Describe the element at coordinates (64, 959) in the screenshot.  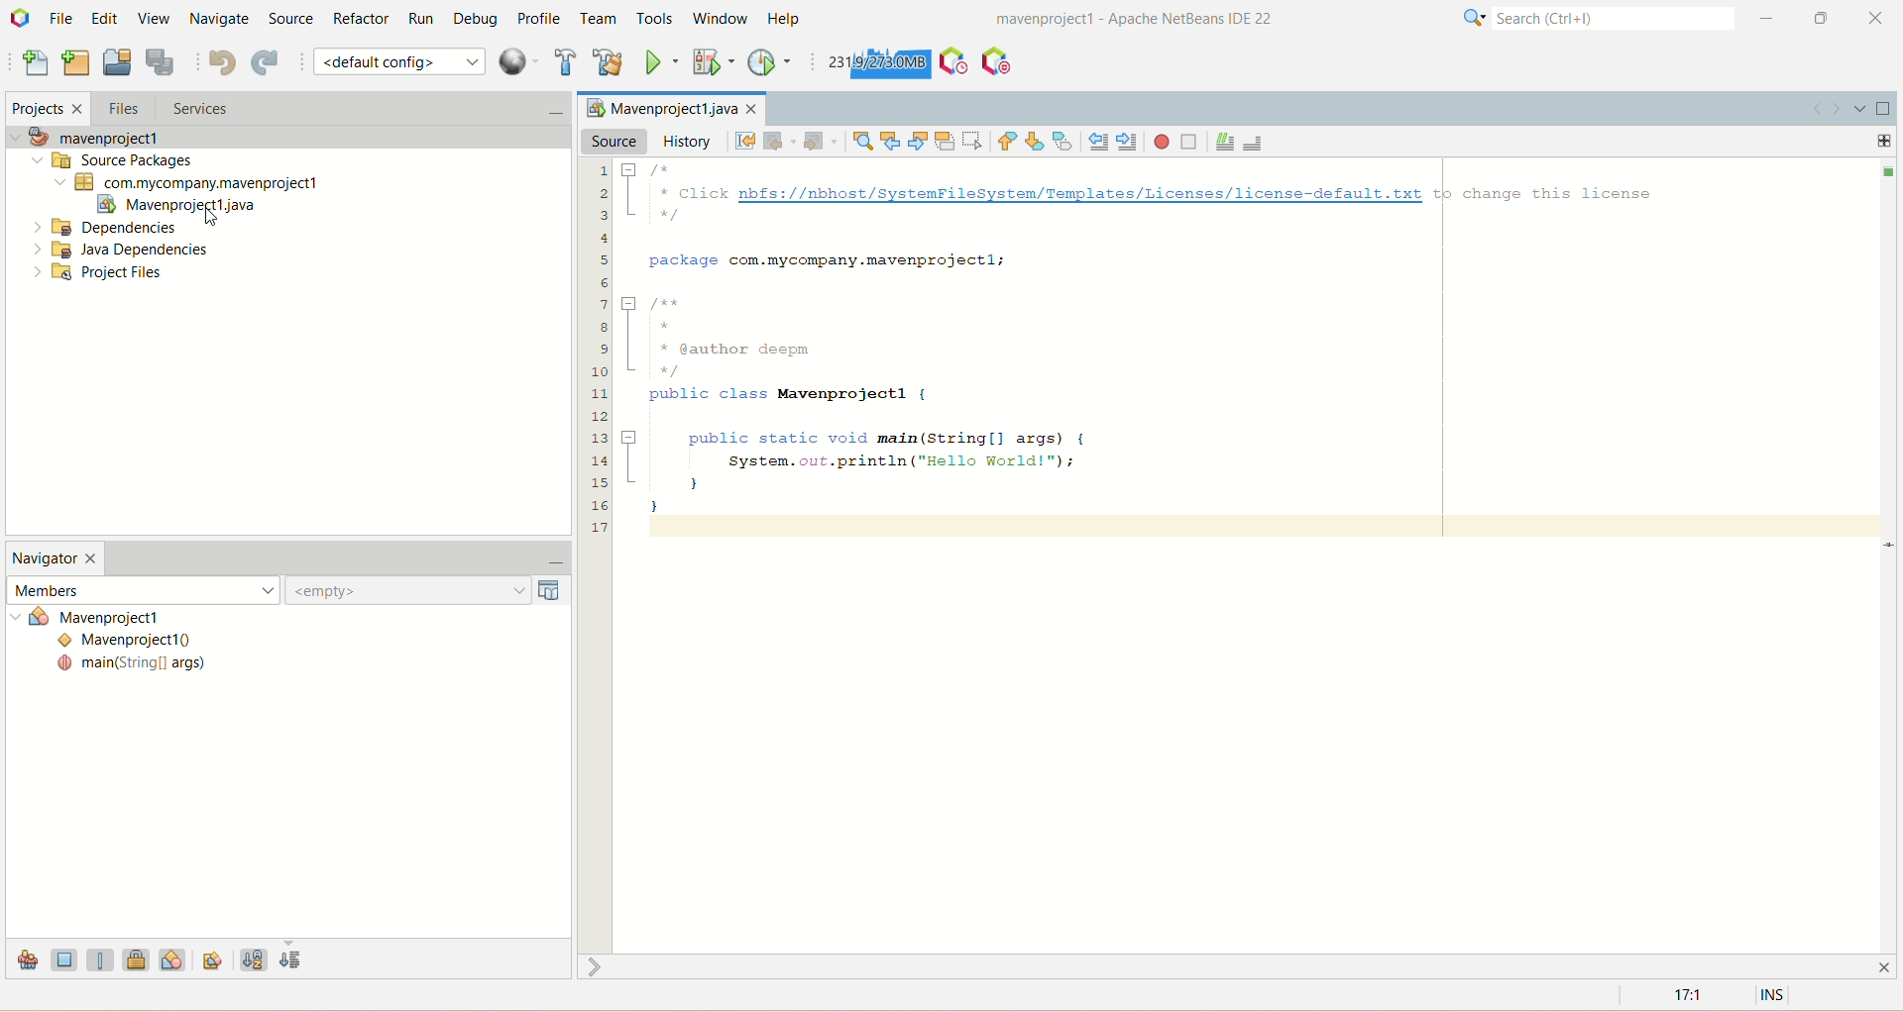
I see `show field` at that location.